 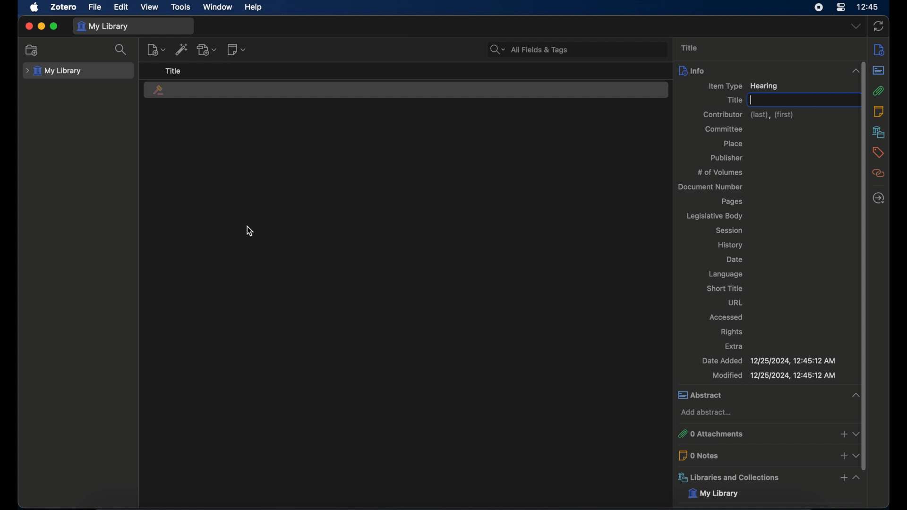 What do you see at coordinates (254, 8) in the screenshot?
I see `help` at bounding box center [254, 8].